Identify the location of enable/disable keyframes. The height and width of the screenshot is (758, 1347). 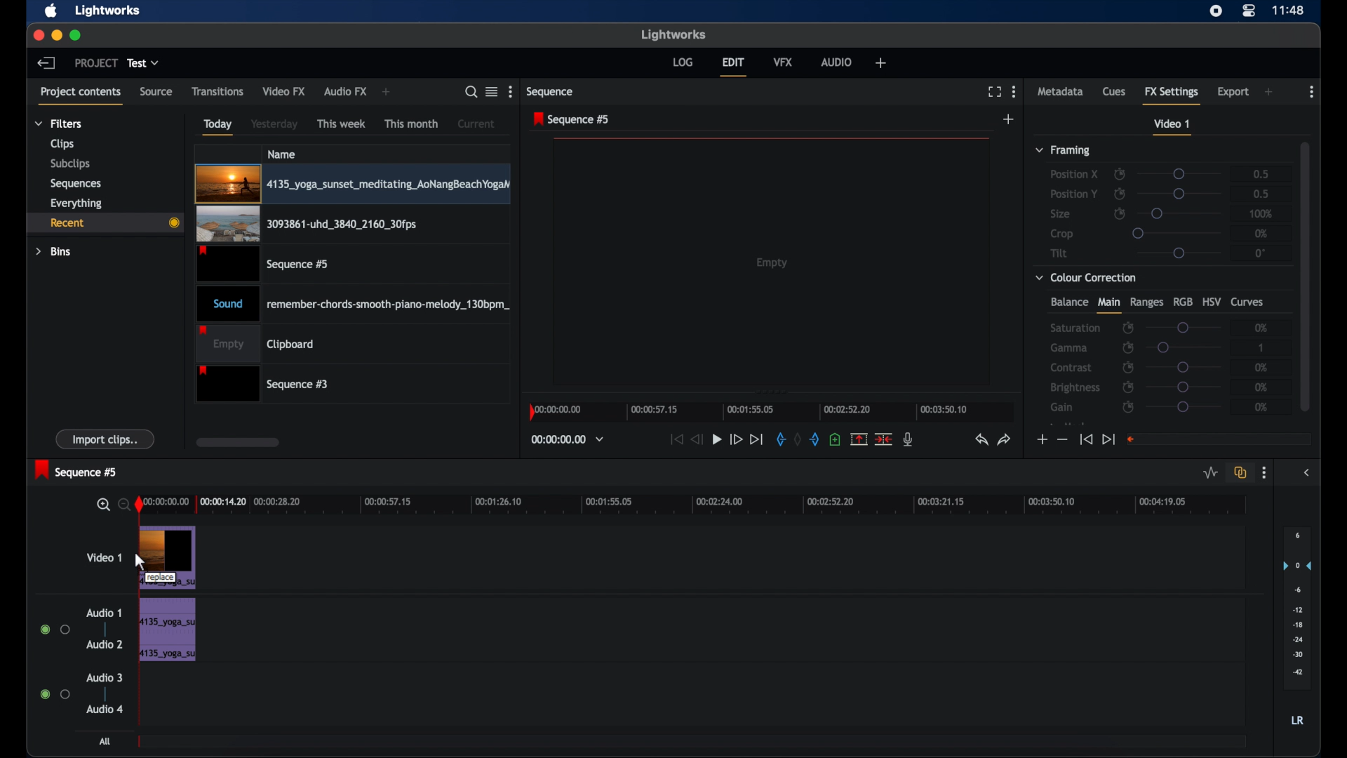
(1129, 367).